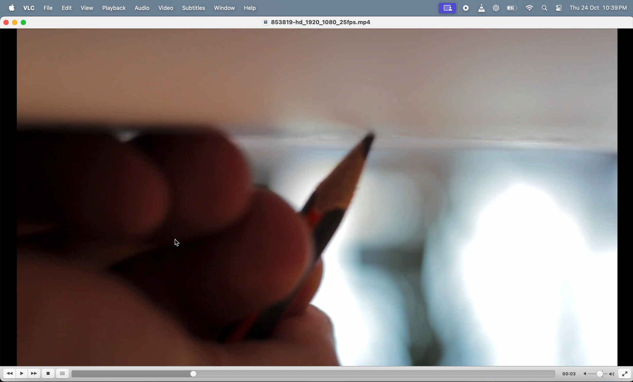 Image resolution: width=633 pixels, height=382 pixels. What do you see at coordinates (598, 374) in the screenshot?
I see `volume ` at bounding box center [598, 374].